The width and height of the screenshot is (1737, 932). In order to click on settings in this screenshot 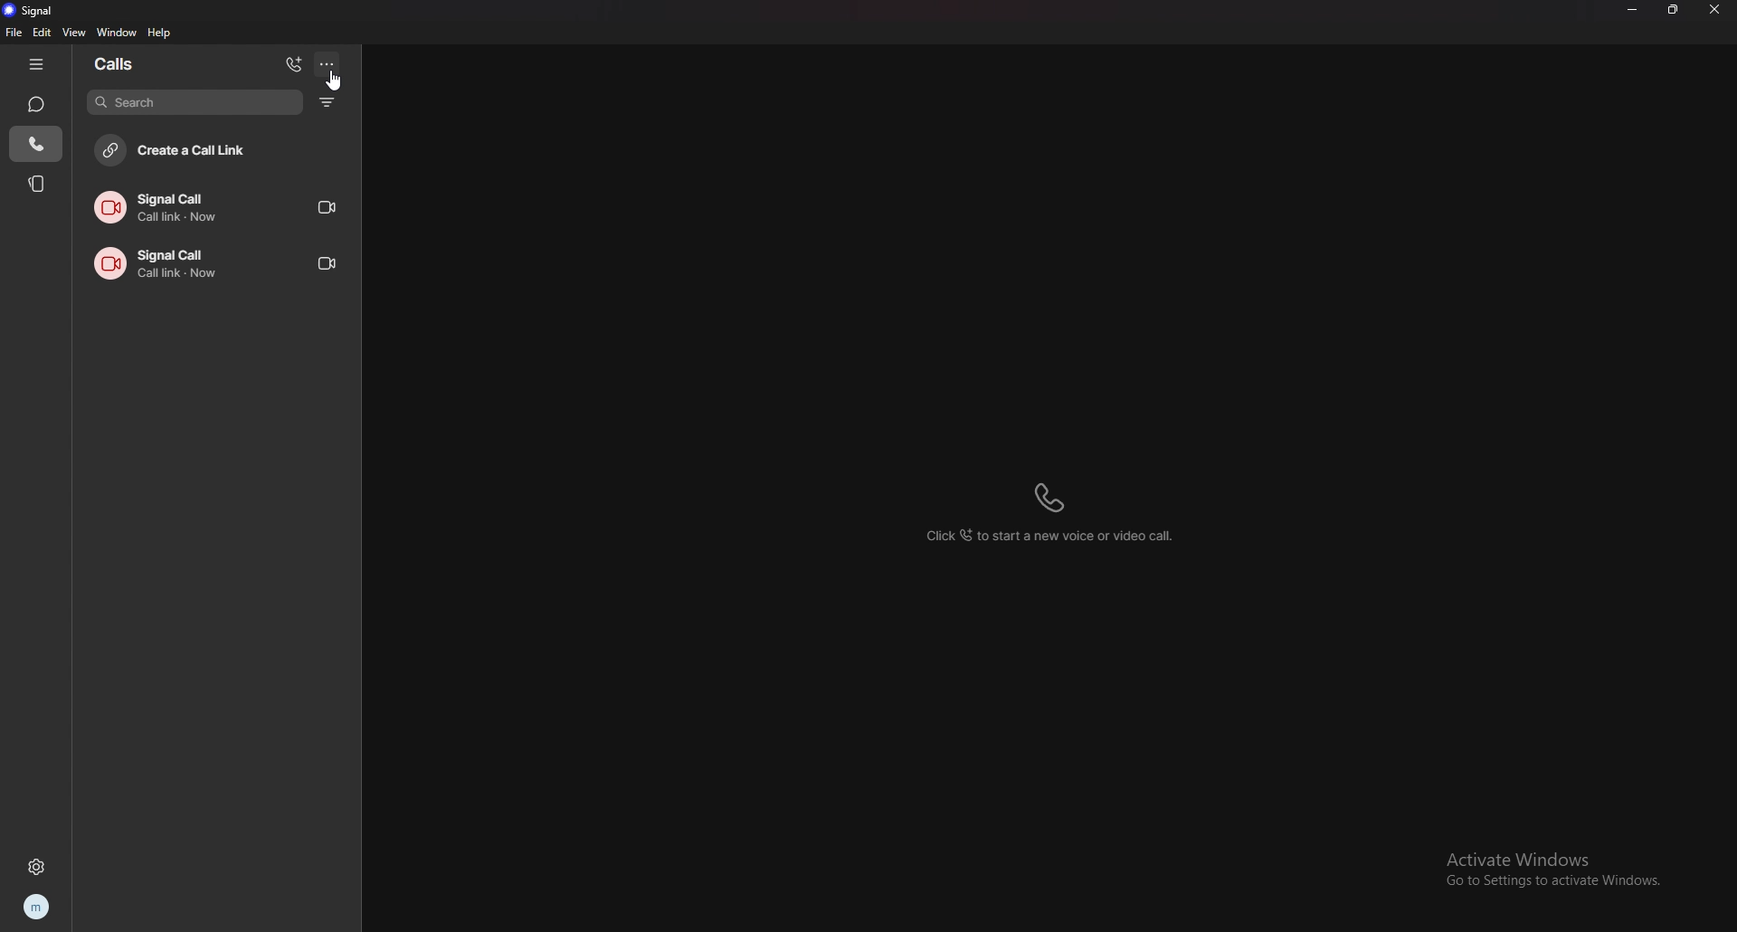, I will do `click(36, 866)`.